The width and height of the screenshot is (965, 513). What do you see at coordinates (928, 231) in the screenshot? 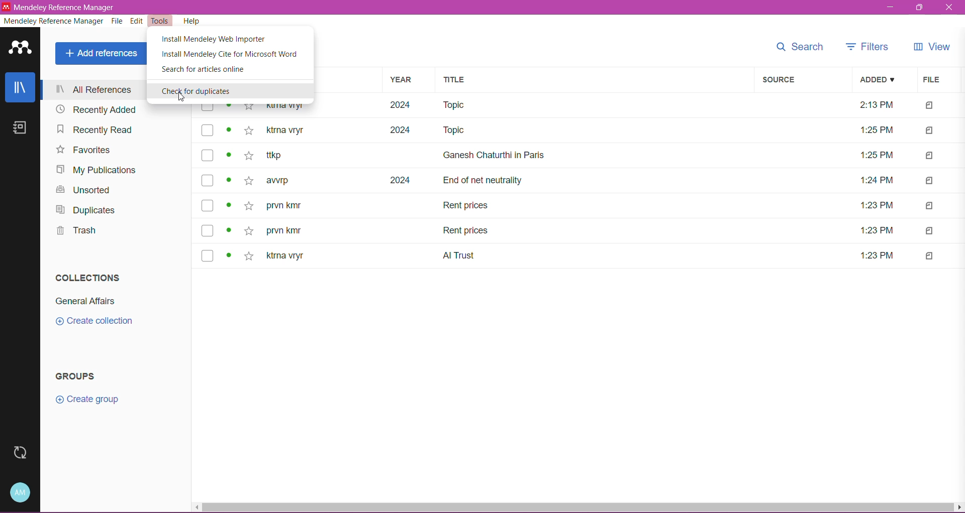
I see `file` at bounding box center [928, 231].